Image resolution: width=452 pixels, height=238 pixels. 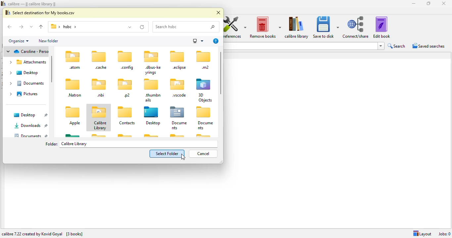 What do you see at coordinates (75, 234) in the screenshot?
I see `[3 books]` at bounding box center [75, 234].